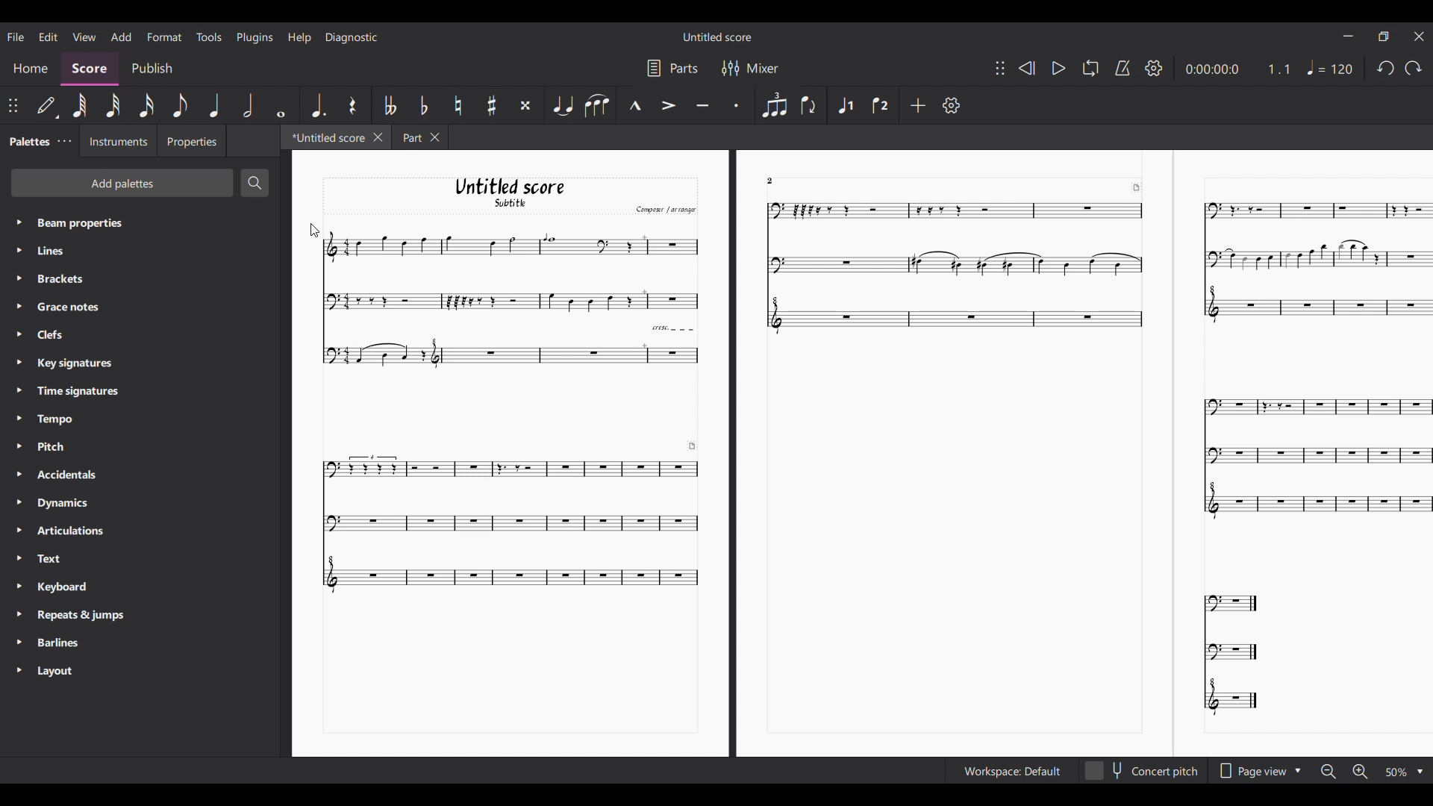 The height and width of the screenshot is (806, 1433). What do you see at coordinates (180, 105) in the screenshot?
I see `8th note` at bounding box center [180, 105].